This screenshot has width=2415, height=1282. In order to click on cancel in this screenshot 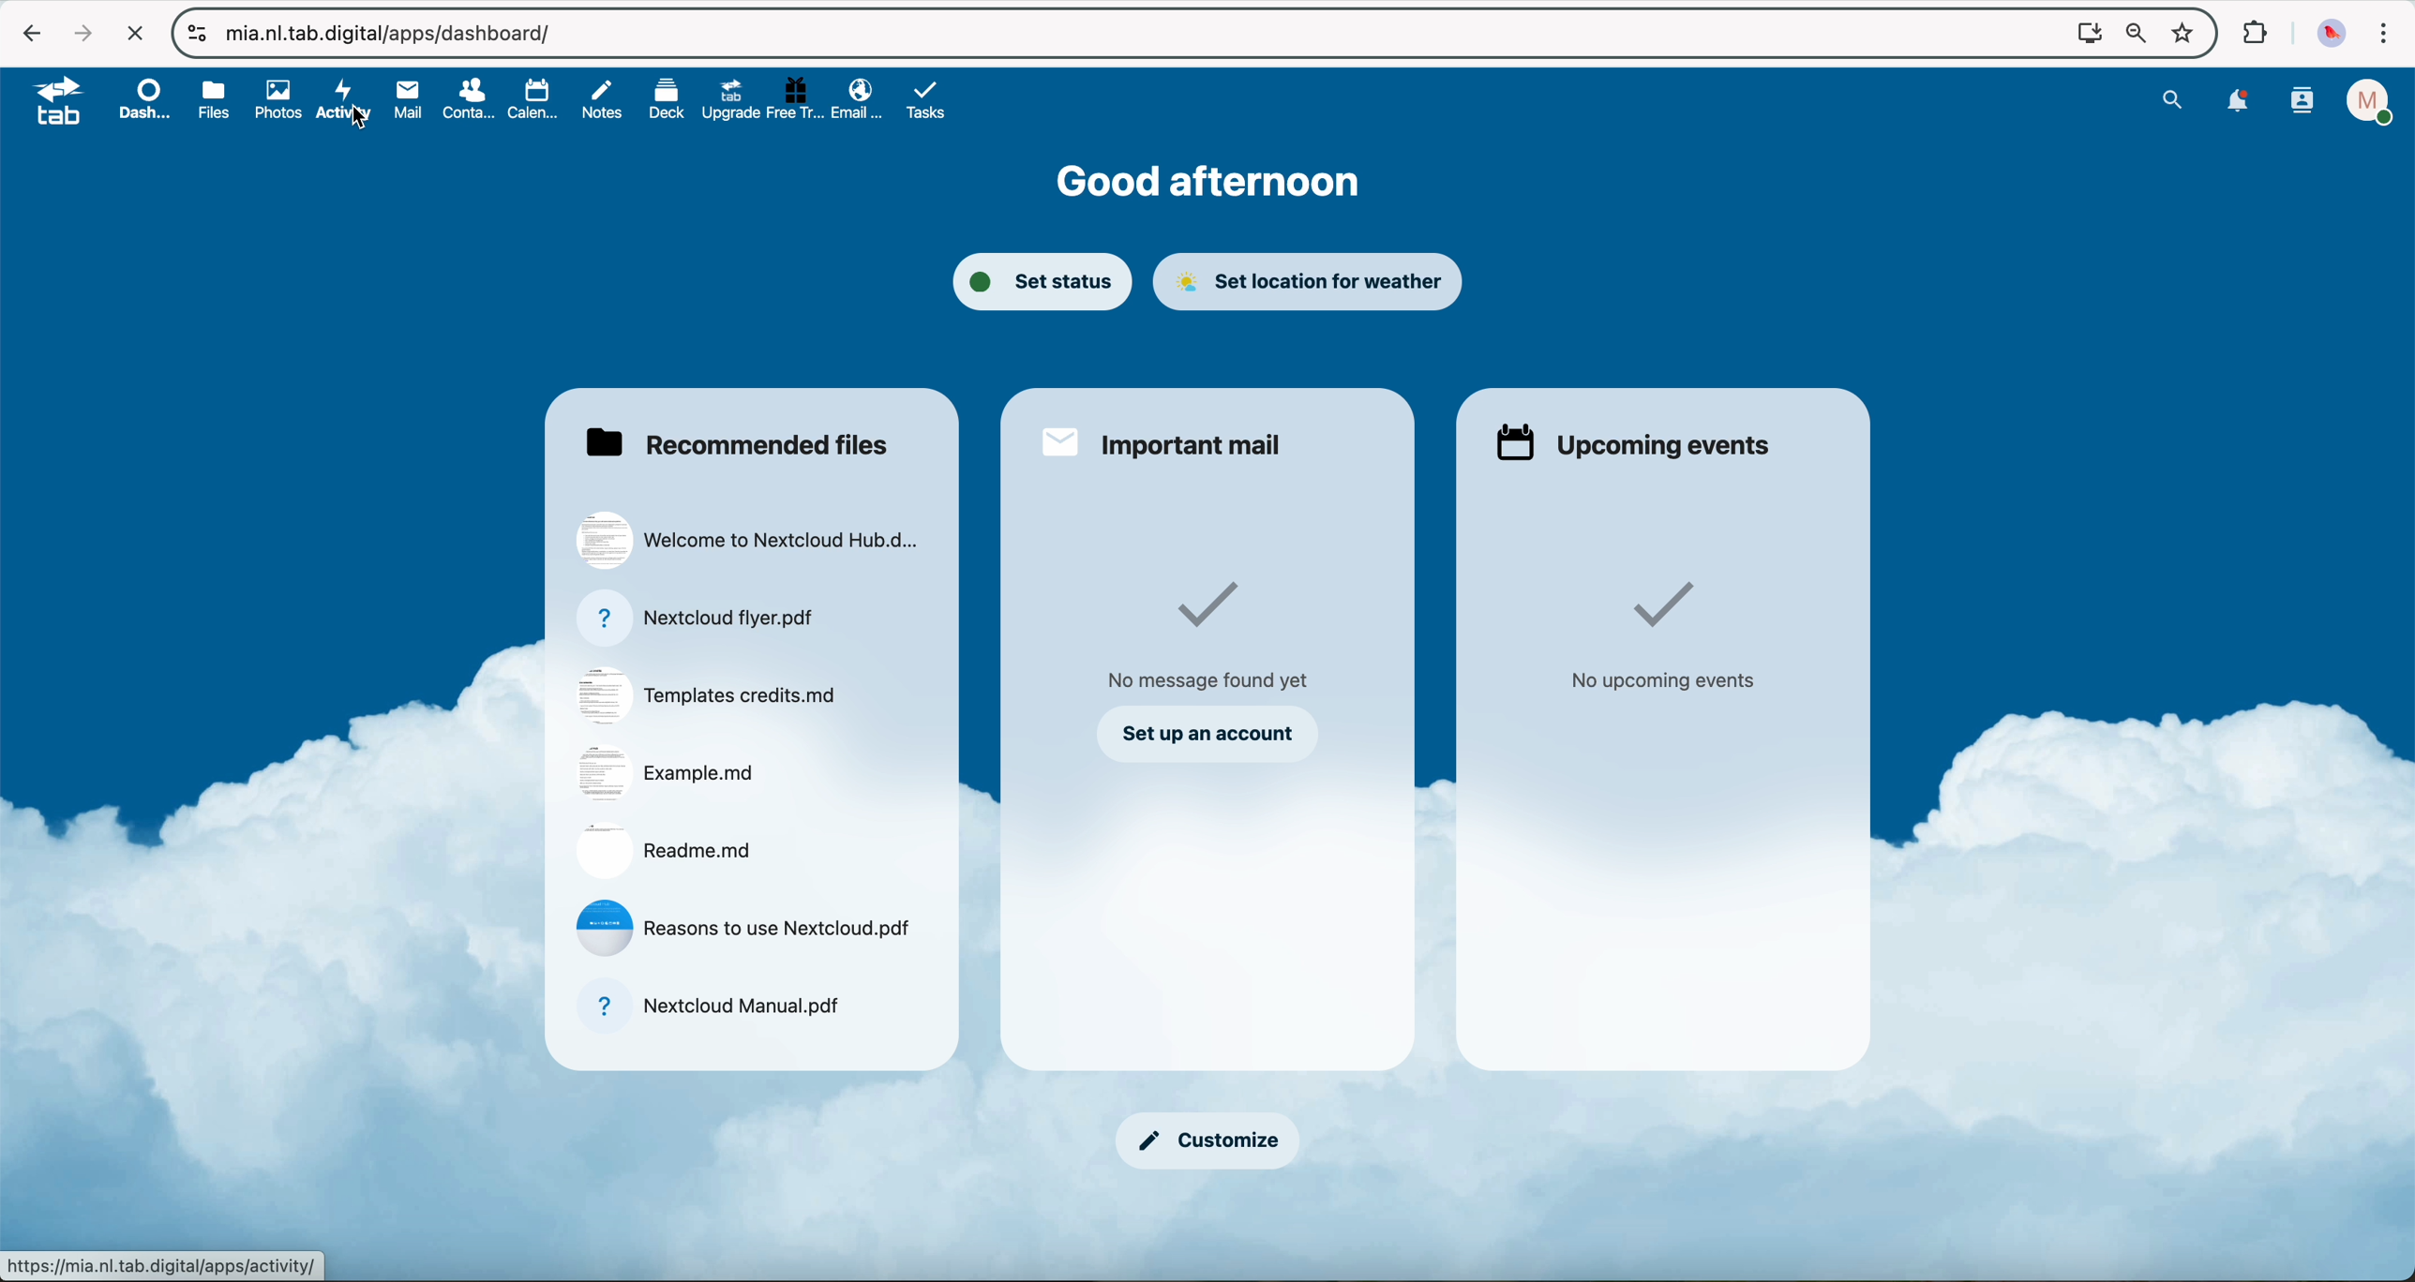, I will do `click(136, 36)`.